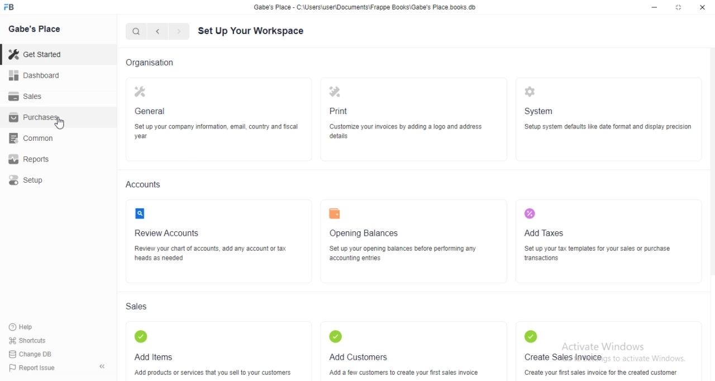 This screenshot has height=381, width=715. I want to click on Change dimension, so click(679, 7).